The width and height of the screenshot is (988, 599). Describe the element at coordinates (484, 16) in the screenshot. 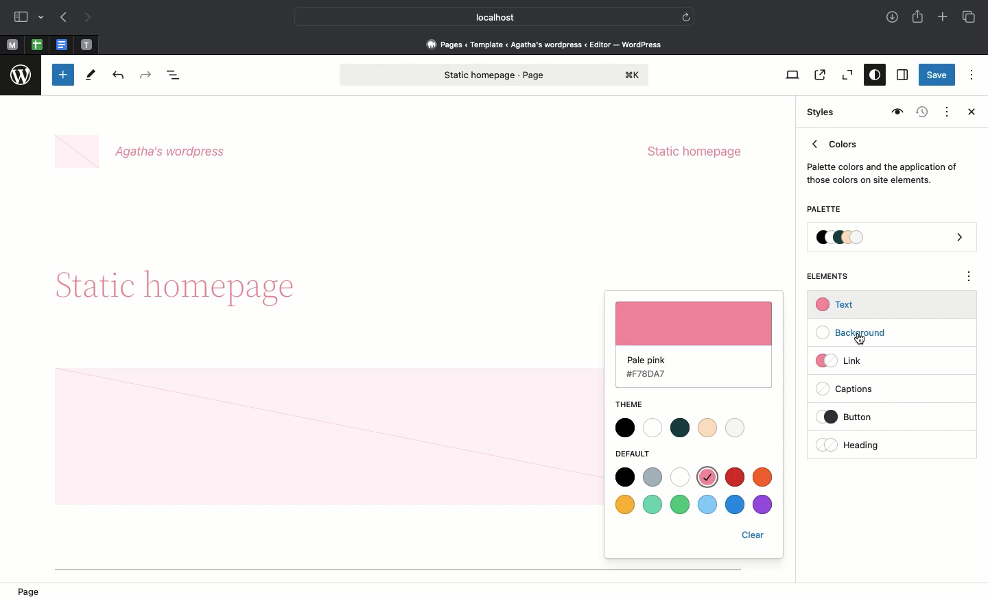

I see `Local host` at that location.